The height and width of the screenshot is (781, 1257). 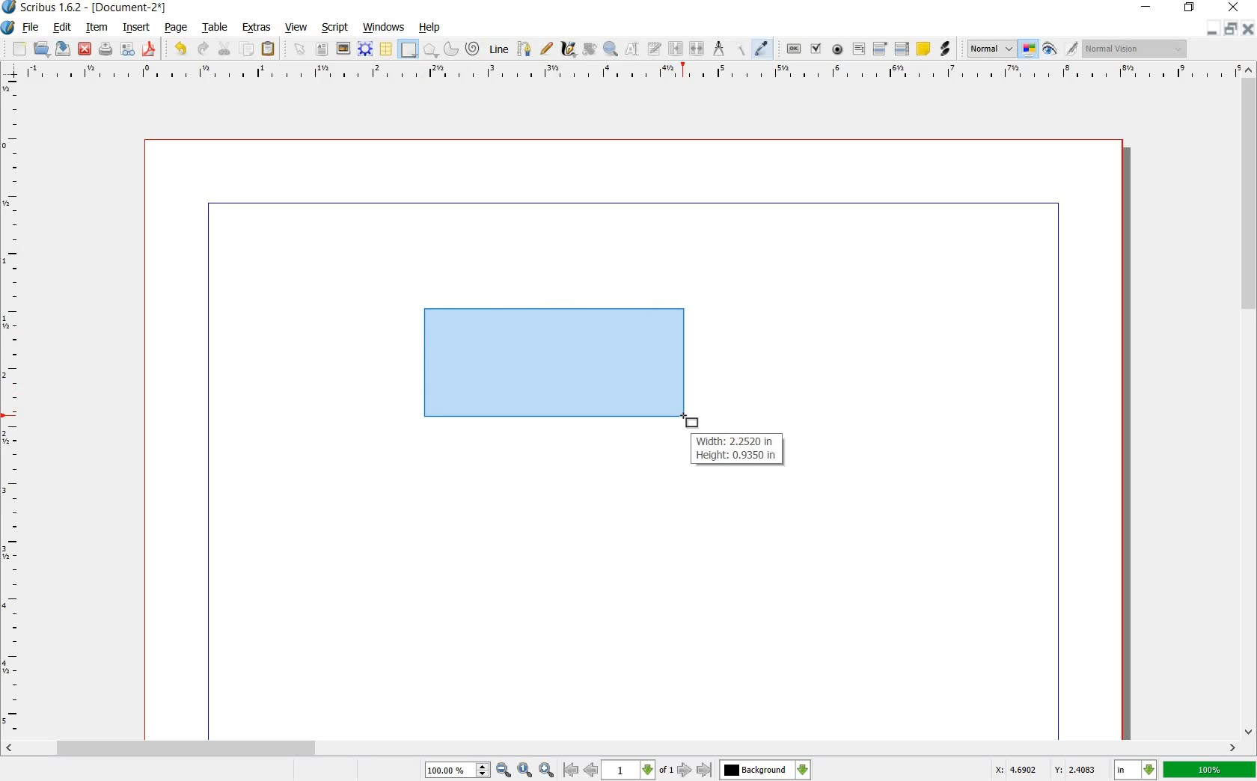 I want to click on MINIMIZE, so click(x=1145, y=7).